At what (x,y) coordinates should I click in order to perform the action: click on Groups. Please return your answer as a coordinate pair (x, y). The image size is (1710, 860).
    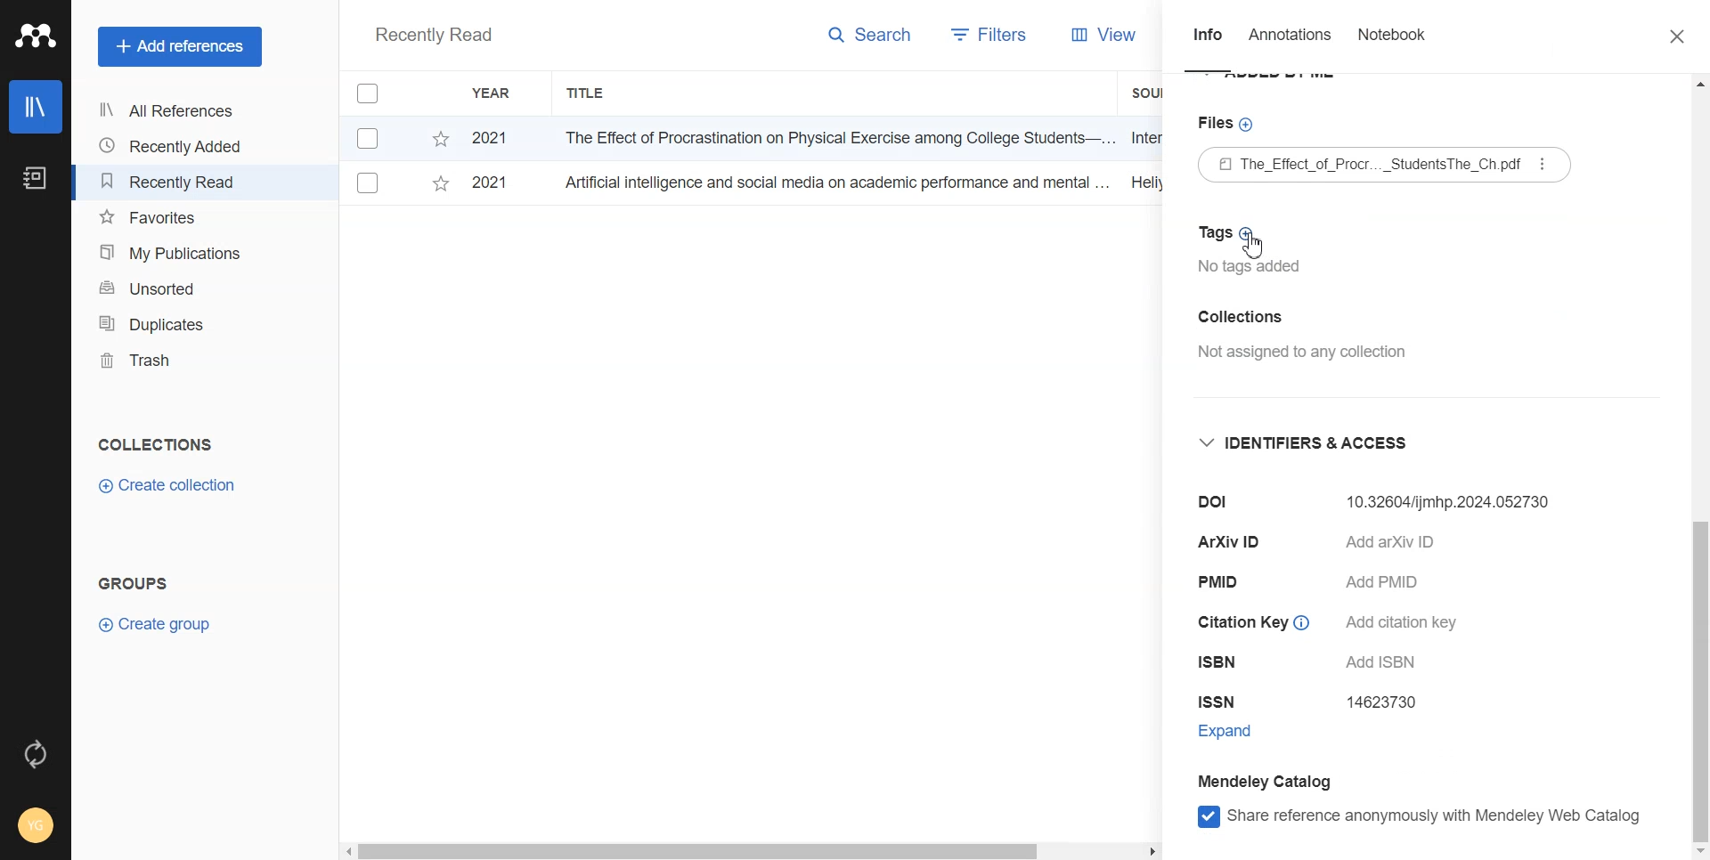
    Looking at the image, I should click on (138, 583).